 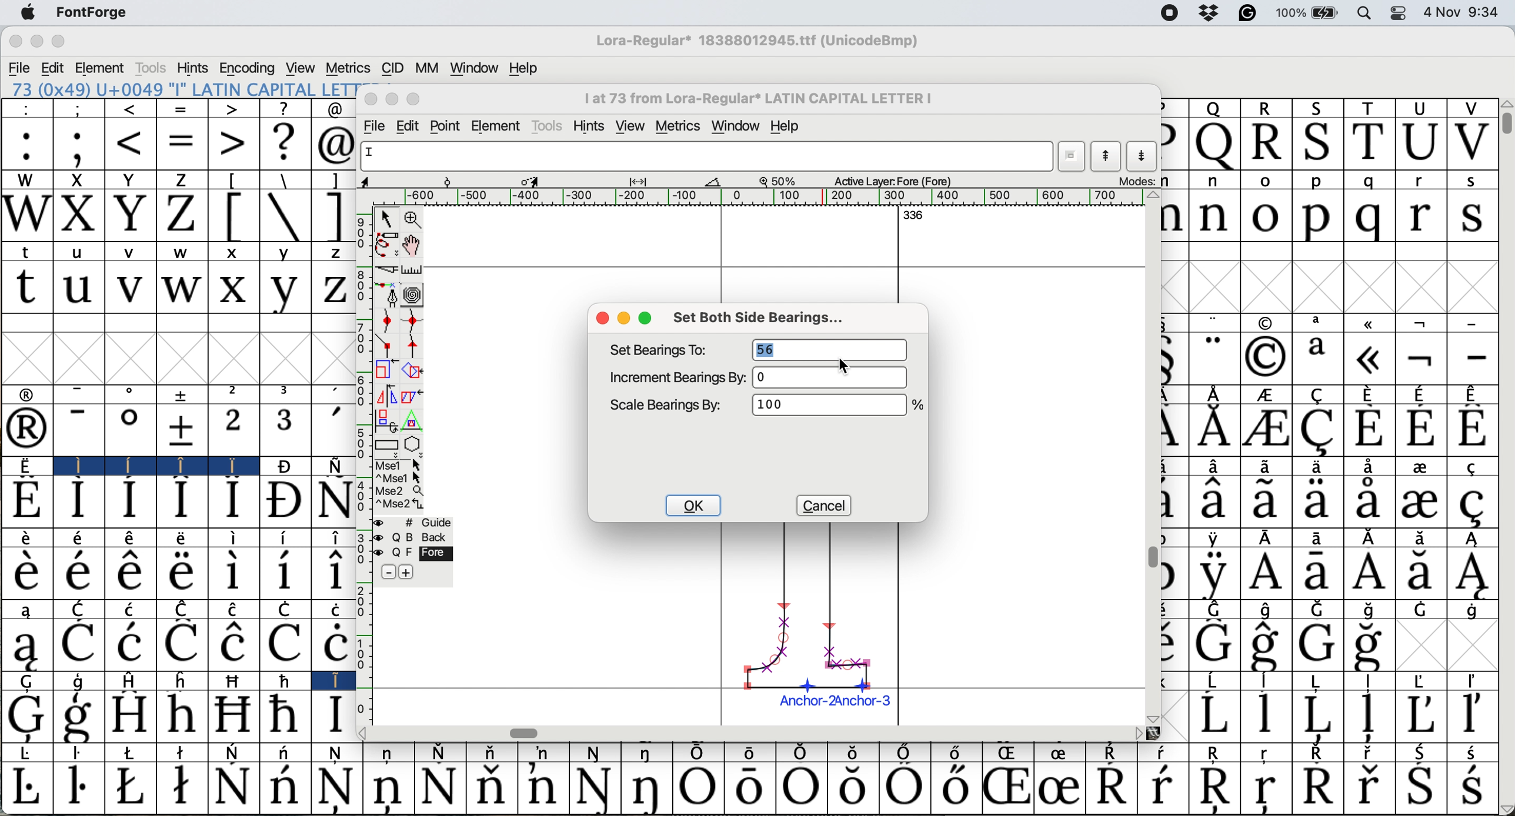 What do you see at coordinates (1370, 392) in the screenshot?
I see `Symbol` at bounding box center [1370, 392].